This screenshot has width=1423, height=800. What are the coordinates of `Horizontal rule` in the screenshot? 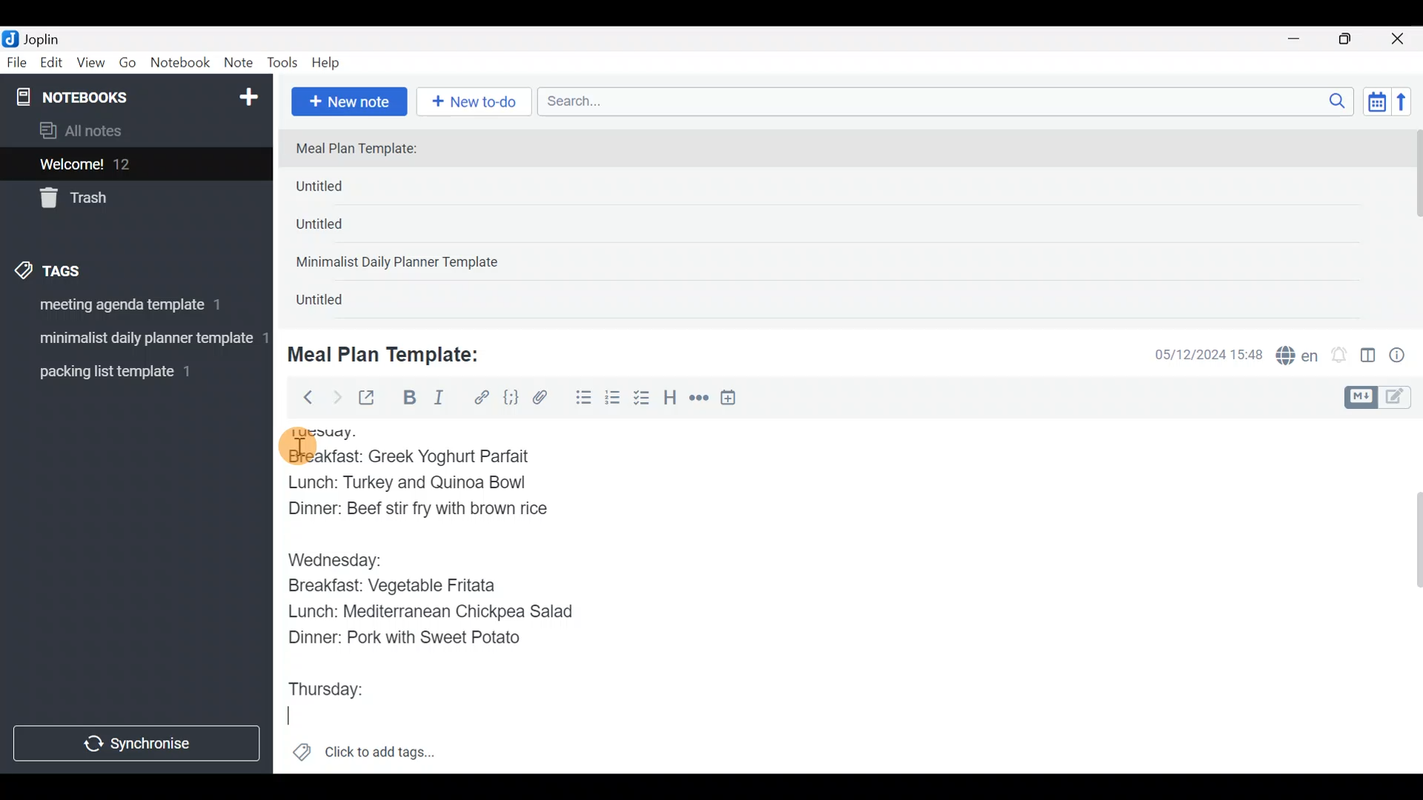 It's located at (699, 399).